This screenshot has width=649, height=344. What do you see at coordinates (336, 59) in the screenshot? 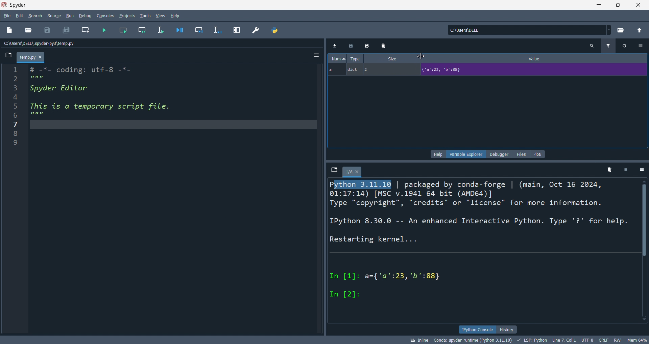
I see `name ` at bounding box center [336, 59].